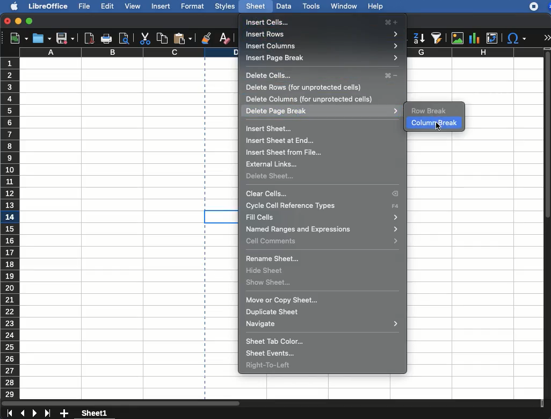  I want to click on edit, so click(107, 6).